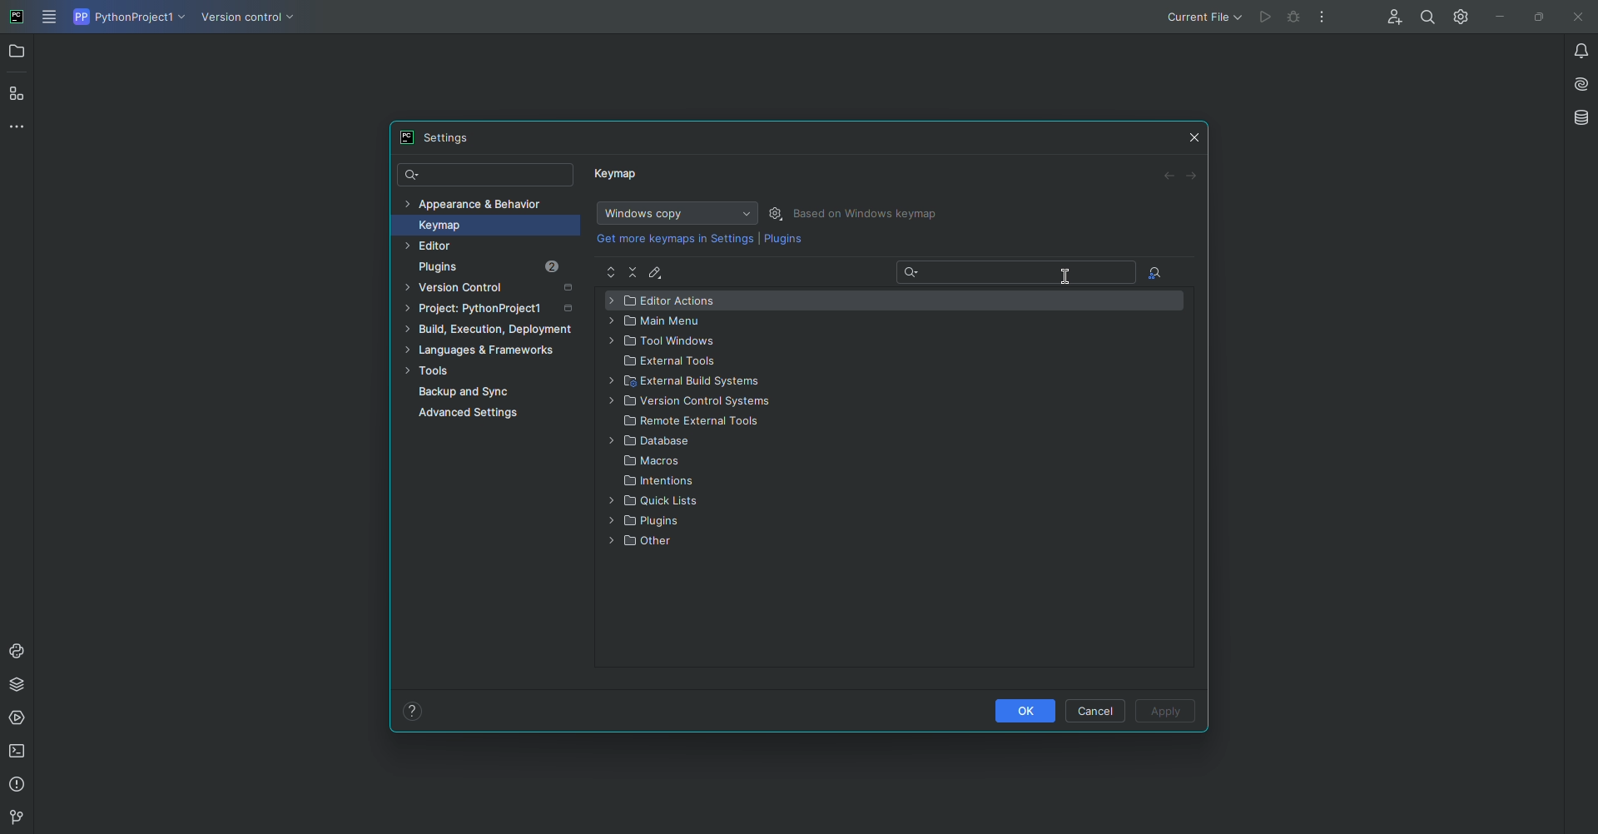  What do you see at coordinates (479, 225) in the screenshot?
I see `Keymap` at bounding box center [479, 225].